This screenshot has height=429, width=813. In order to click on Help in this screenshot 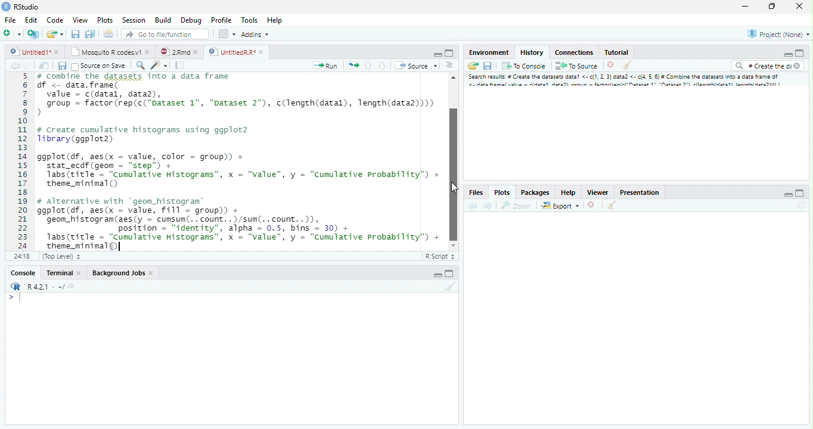, I will do `click(274, 20)`.